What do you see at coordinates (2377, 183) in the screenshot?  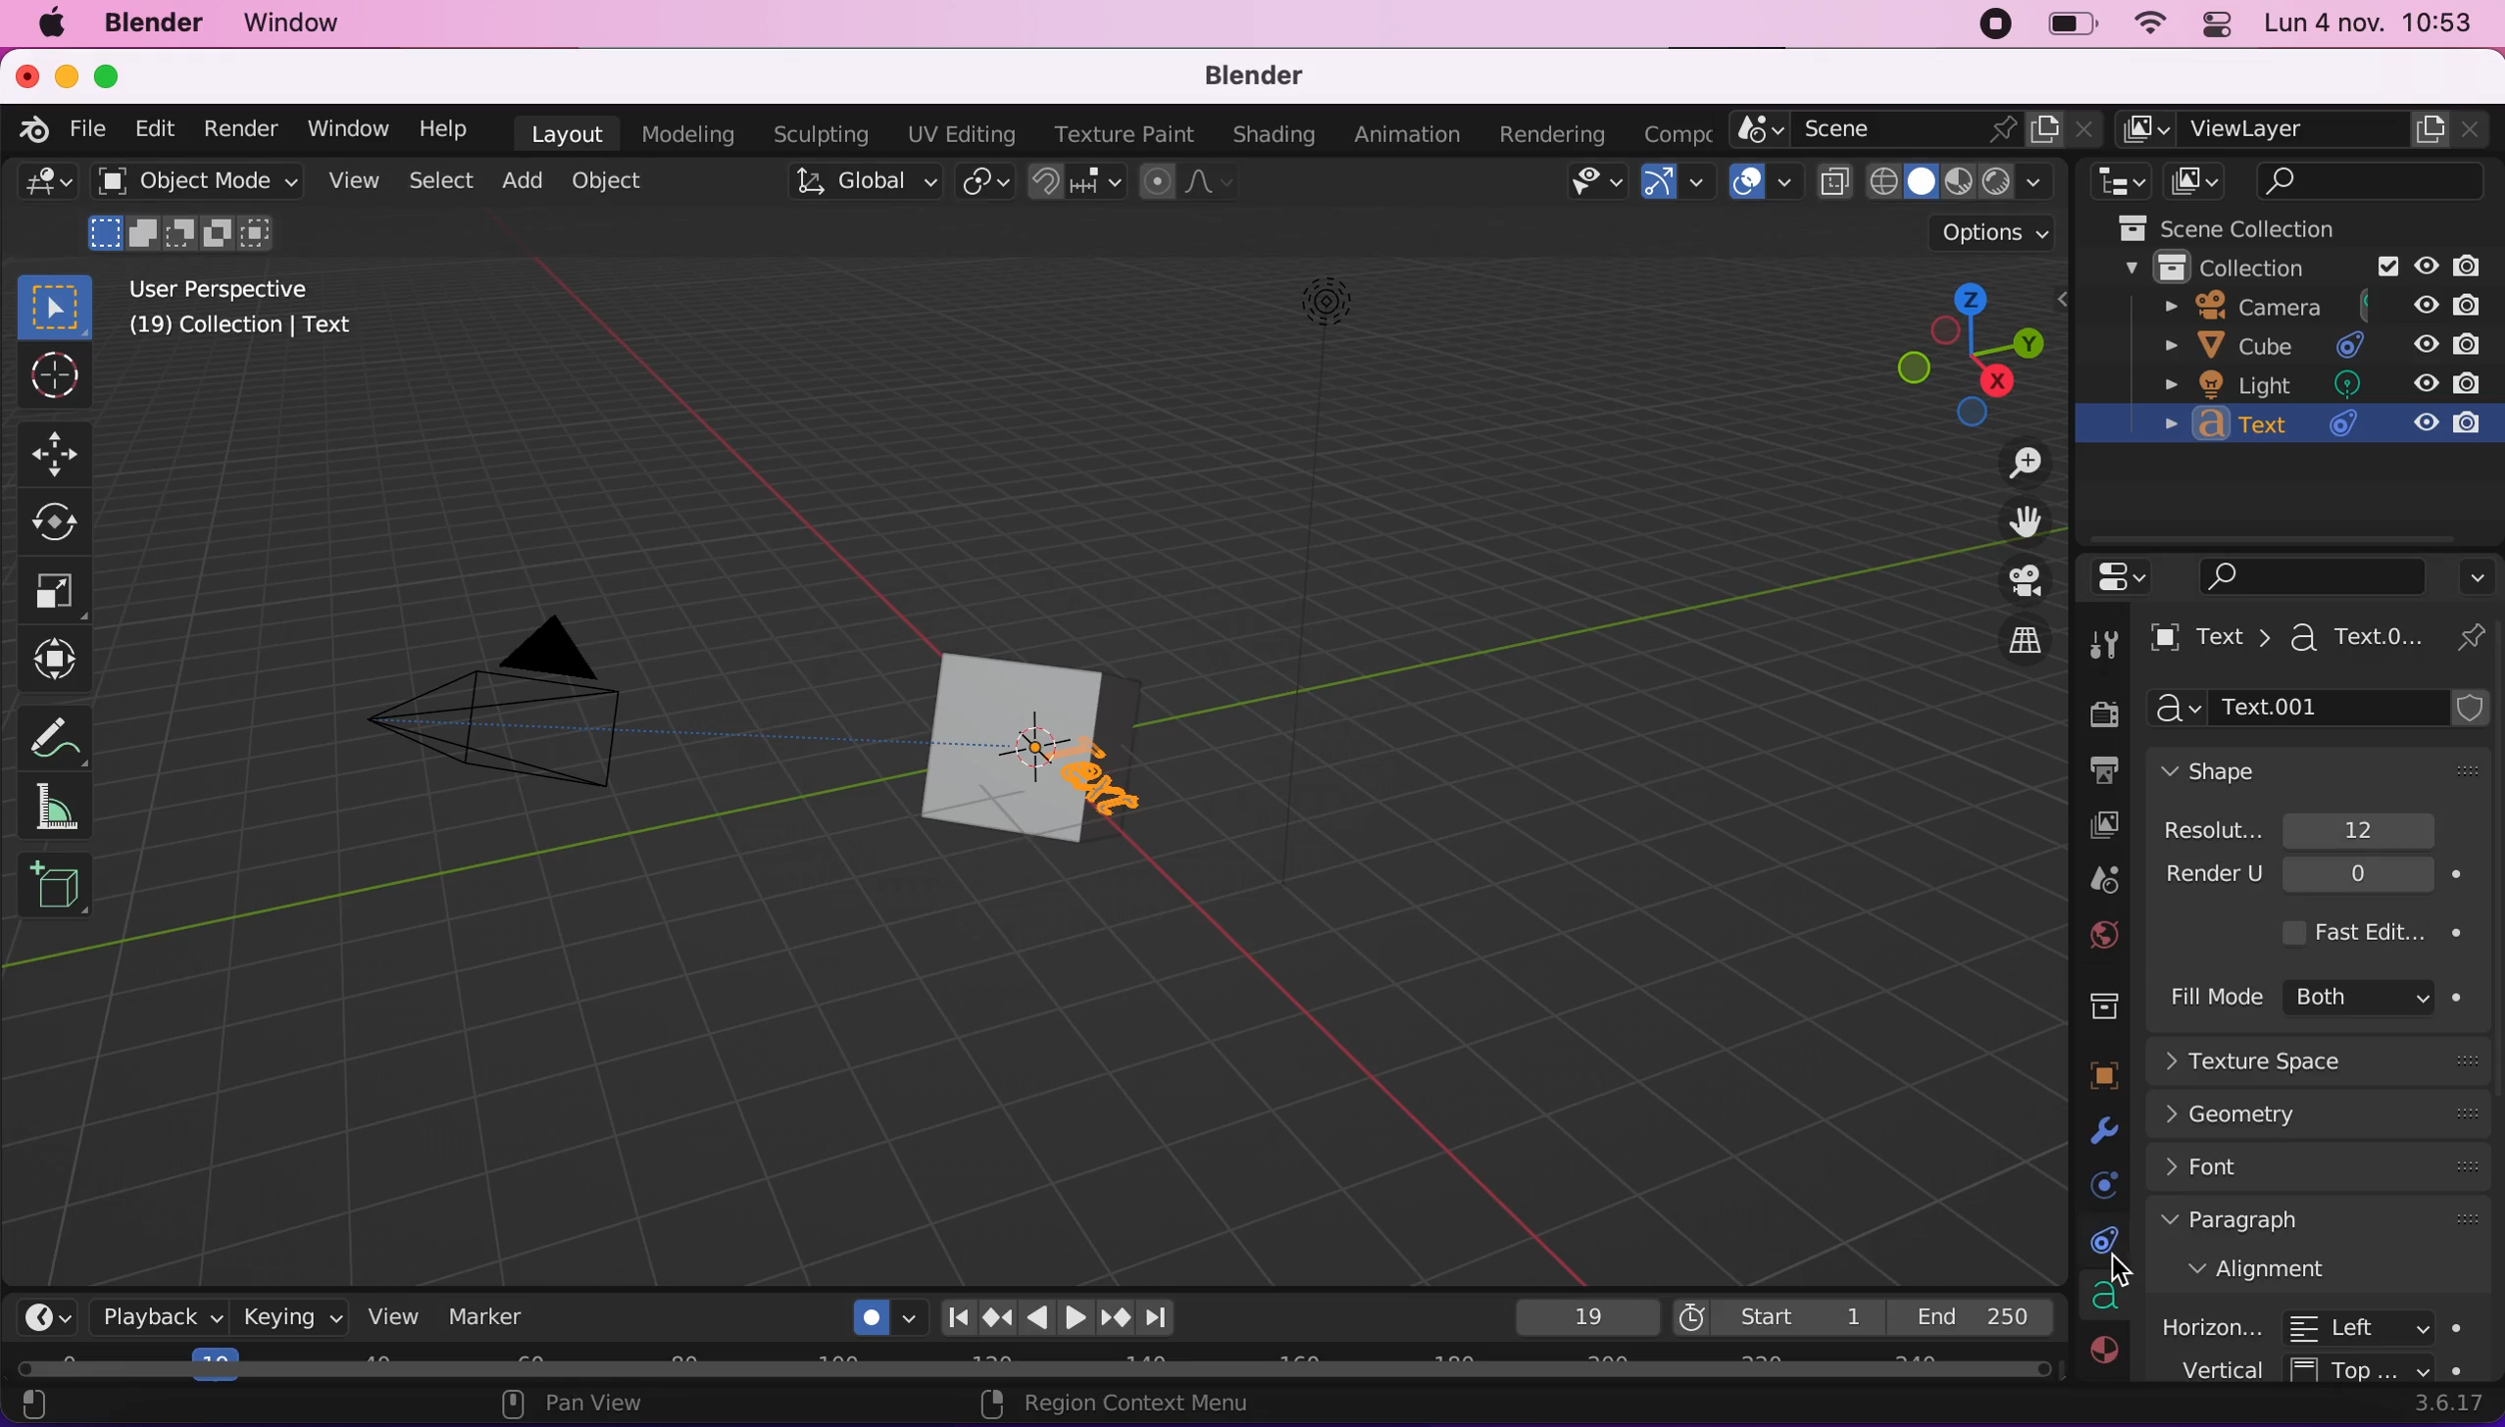 I see `search` at bounding box center [2377, 183].